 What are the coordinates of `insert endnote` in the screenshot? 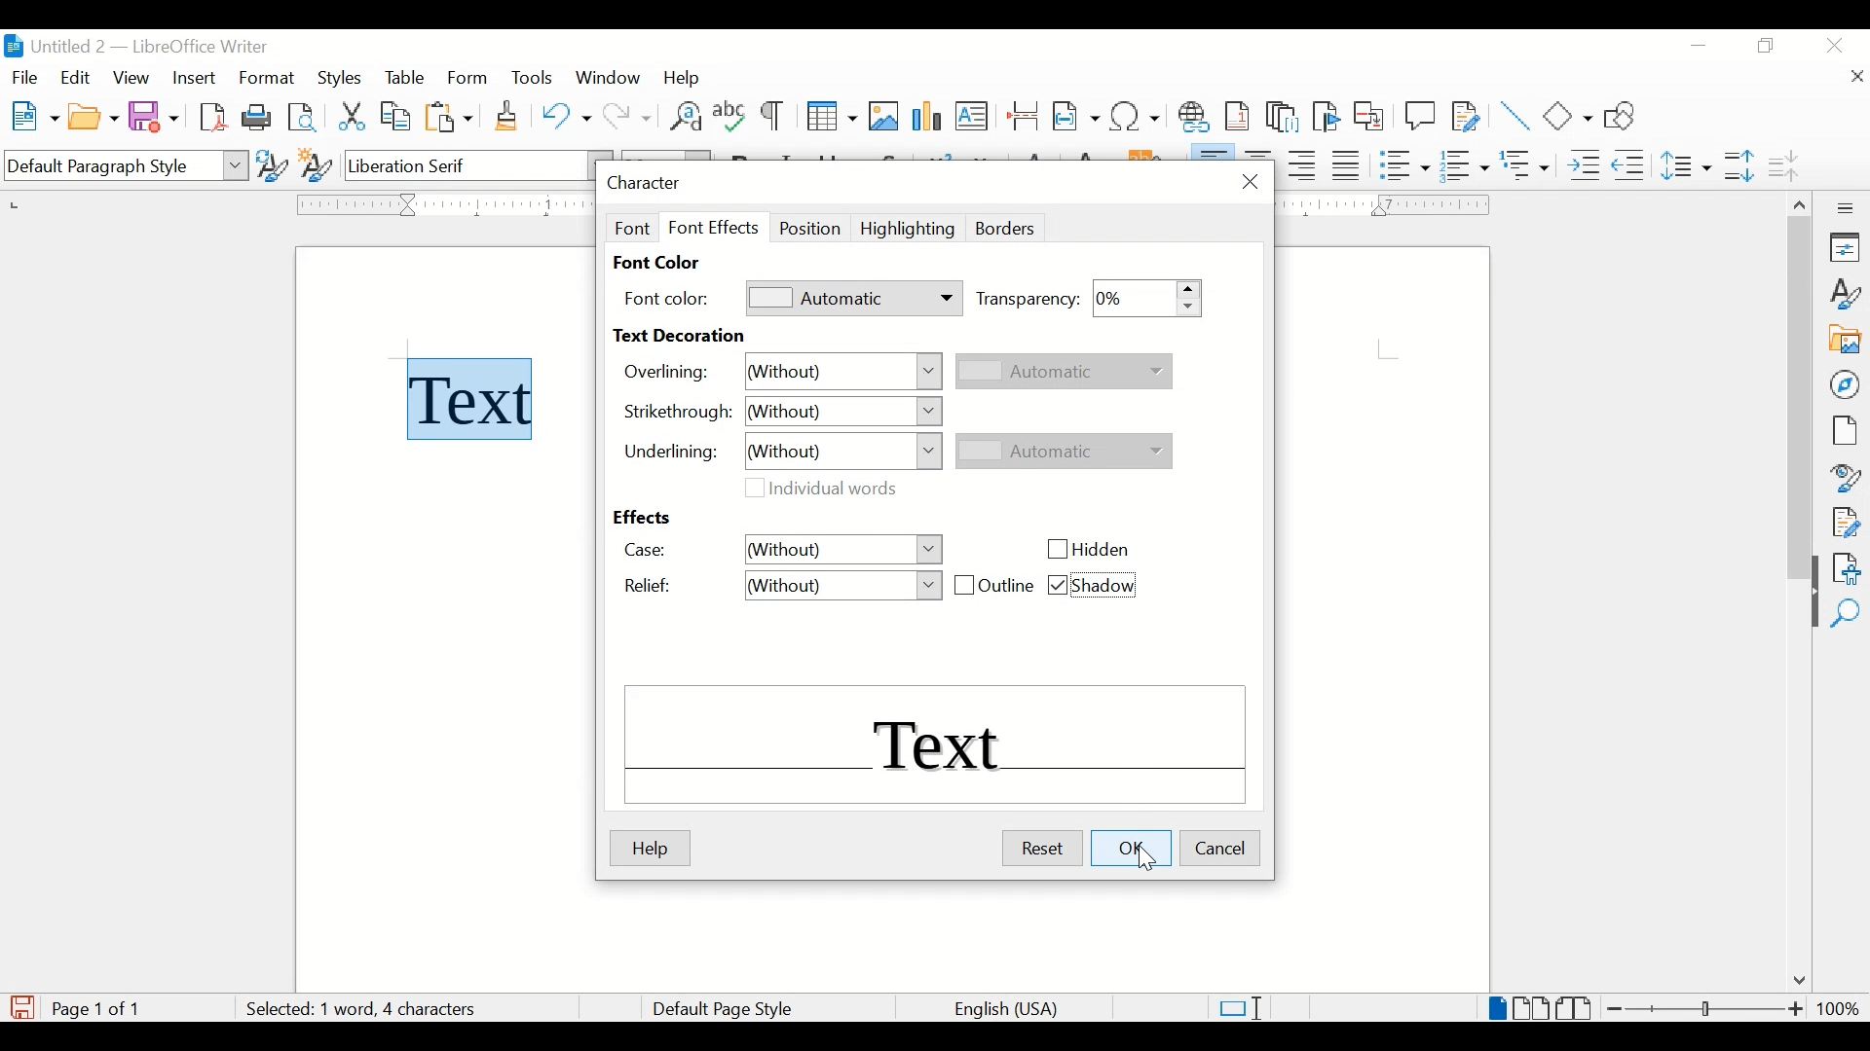 It's located at (1283, 117).